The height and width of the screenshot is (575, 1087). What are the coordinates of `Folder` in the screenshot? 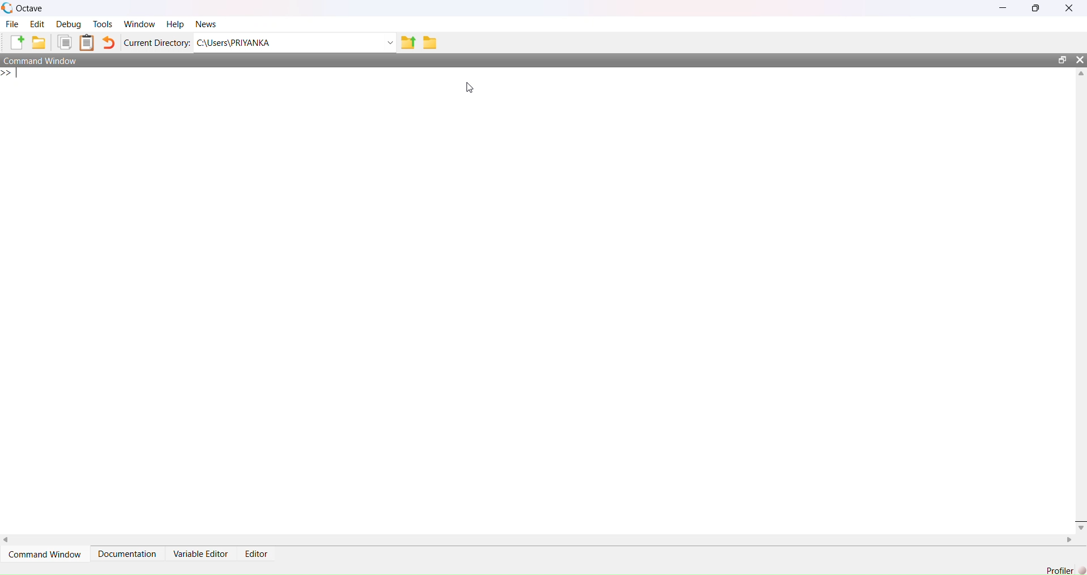 It's located at (429, 44).